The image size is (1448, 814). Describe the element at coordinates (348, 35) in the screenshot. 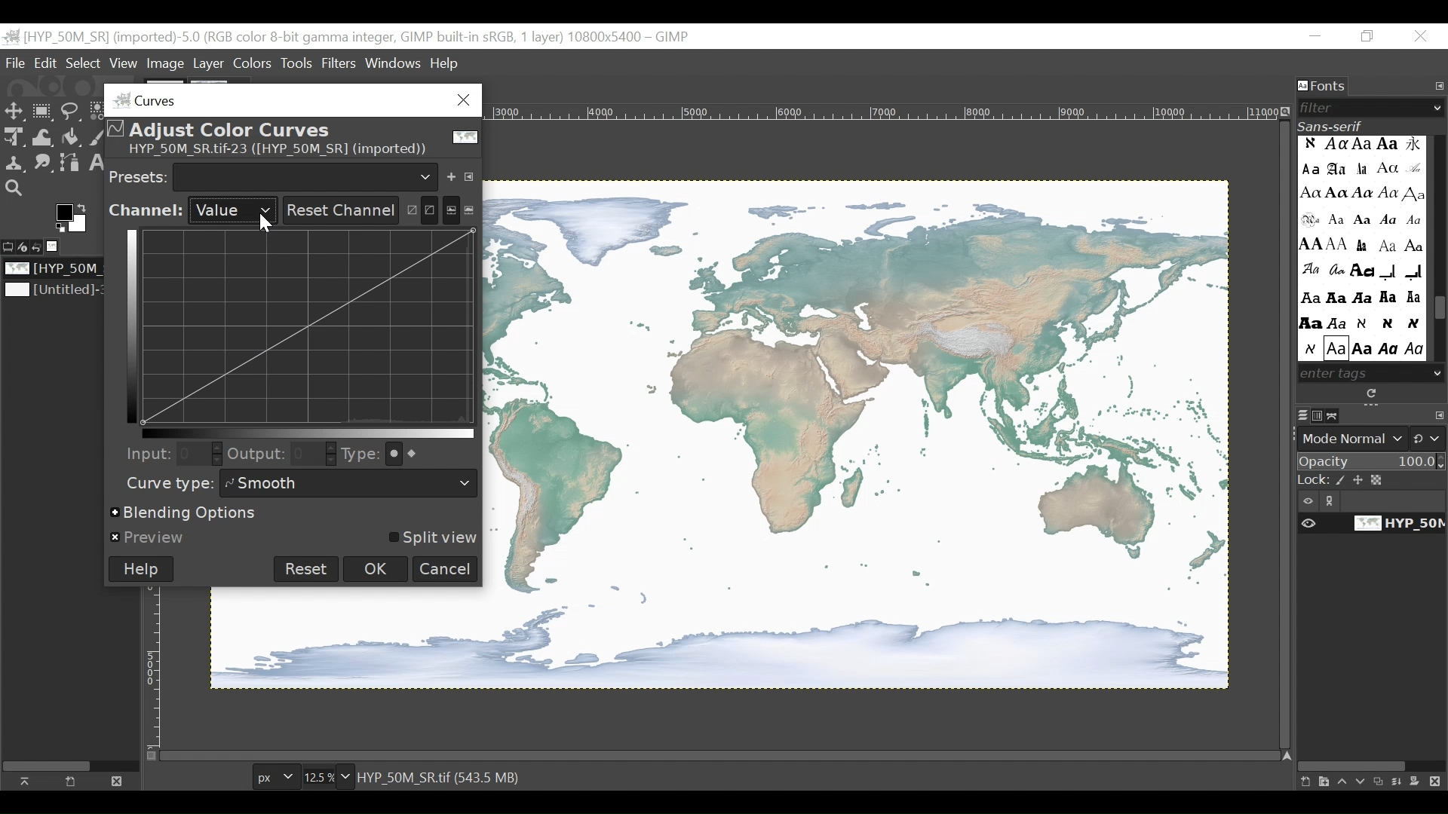

I see `untitled -36.0 (rgb color 8-bit gamma integer , gimp built in stgb, 1 layer) 1174x788 - gimp` at that location.